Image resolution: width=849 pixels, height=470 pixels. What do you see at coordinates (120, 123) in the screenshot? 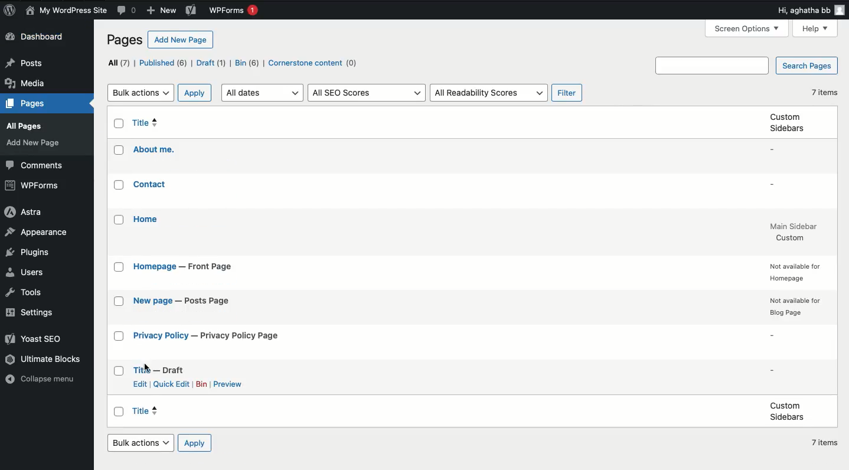
I see `Checkbox` at bounding box center [120, 123].